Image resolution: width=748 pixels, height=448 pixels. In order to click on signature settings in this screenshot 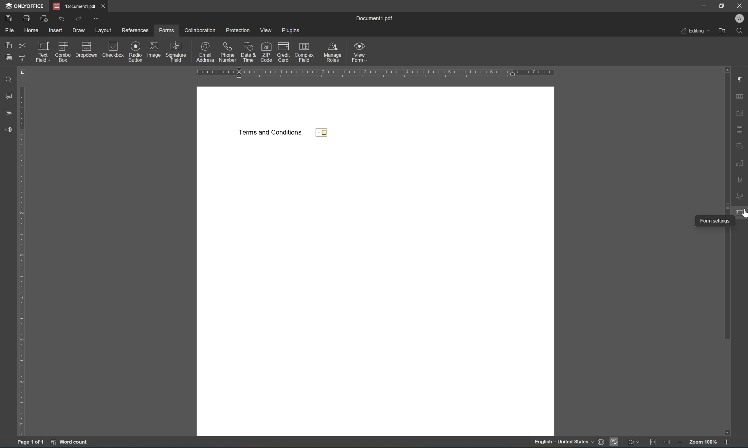, I will do `click(740, 197)`.